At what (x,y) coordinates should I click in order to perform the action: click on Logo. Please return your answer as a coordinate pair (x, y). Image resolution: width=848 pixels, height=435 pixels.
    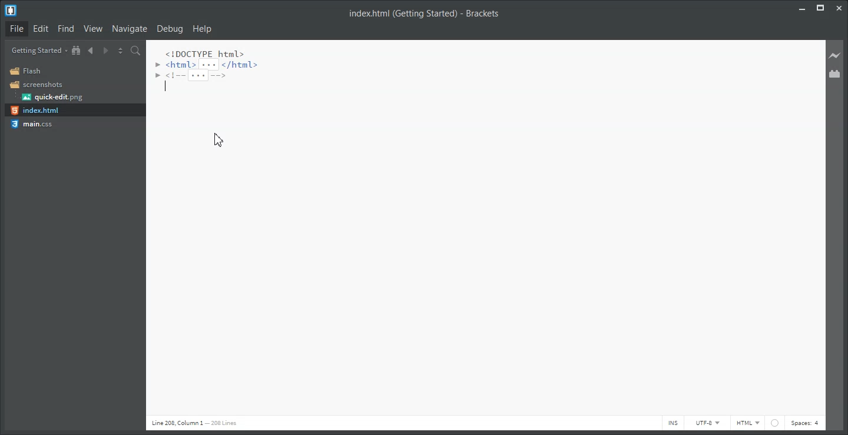
    Looking at the image, I should click on (11, 11).